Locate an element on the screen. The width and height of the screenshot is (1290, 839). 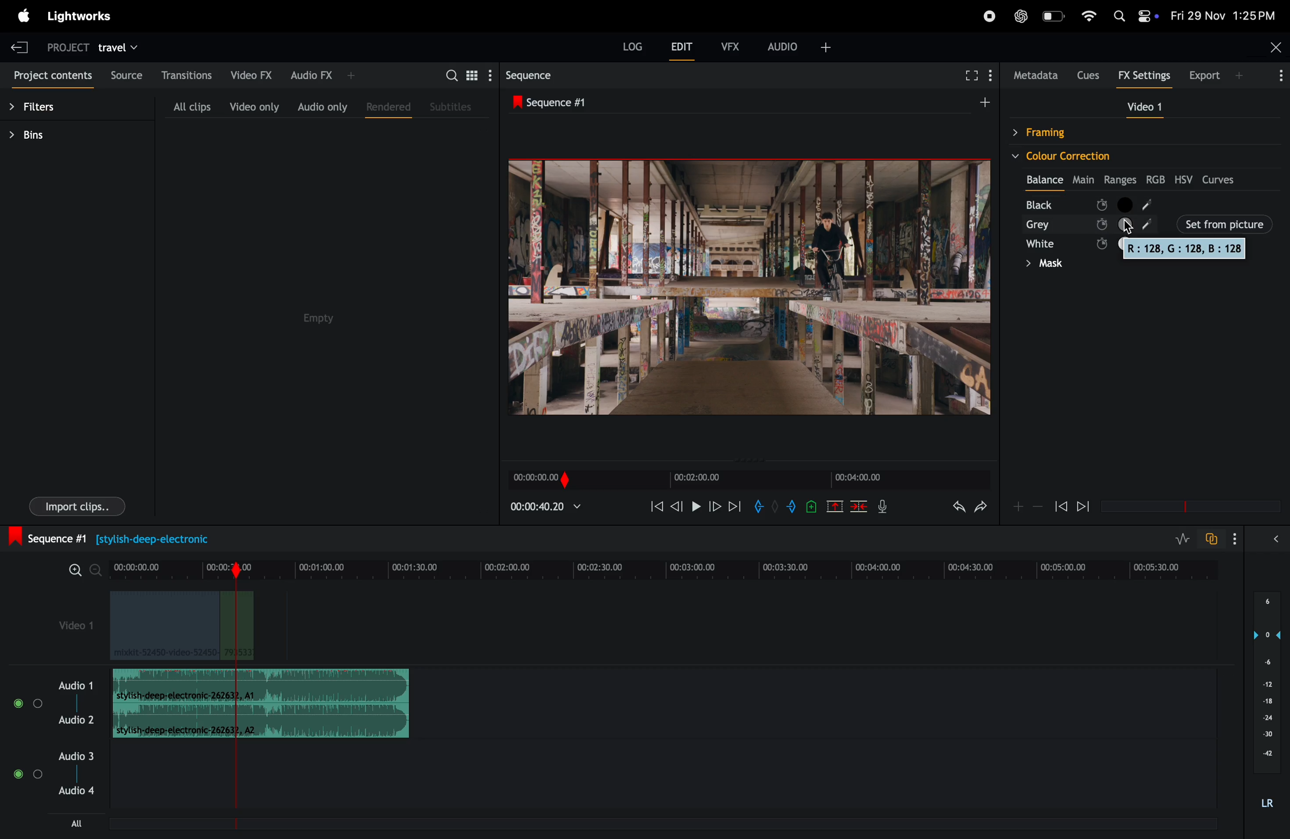
audio clip is located at coordinates (261, 686).